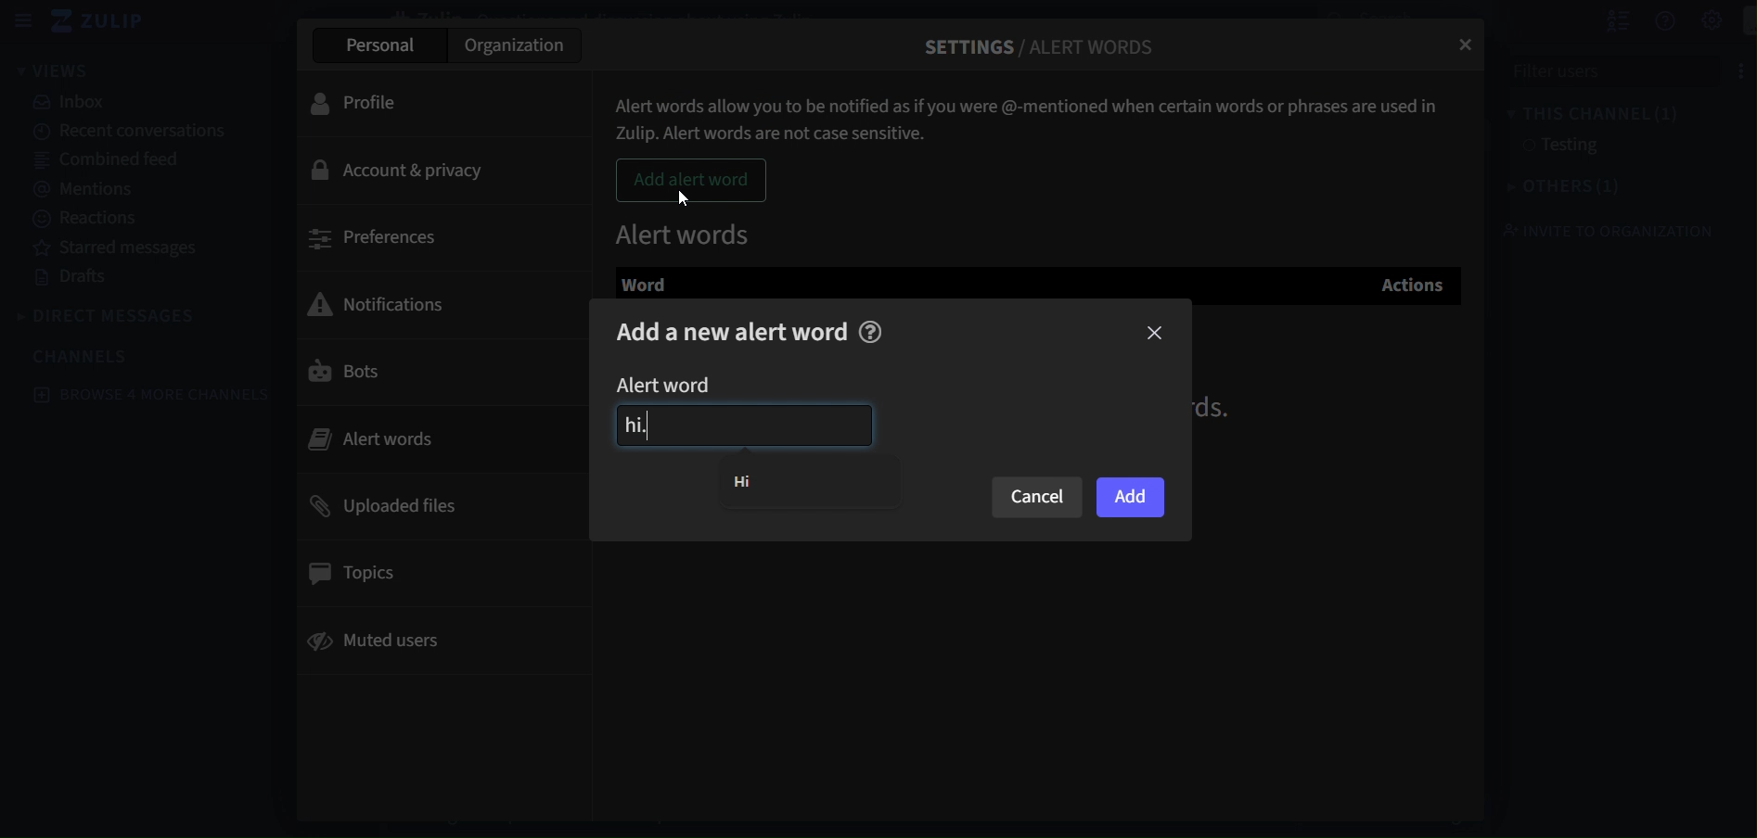 This screenshot has height=838, width=1757. What do you see at coordinates (91, 190) in the screenshot?
I see `mentions` at bounding box center [91, 190].